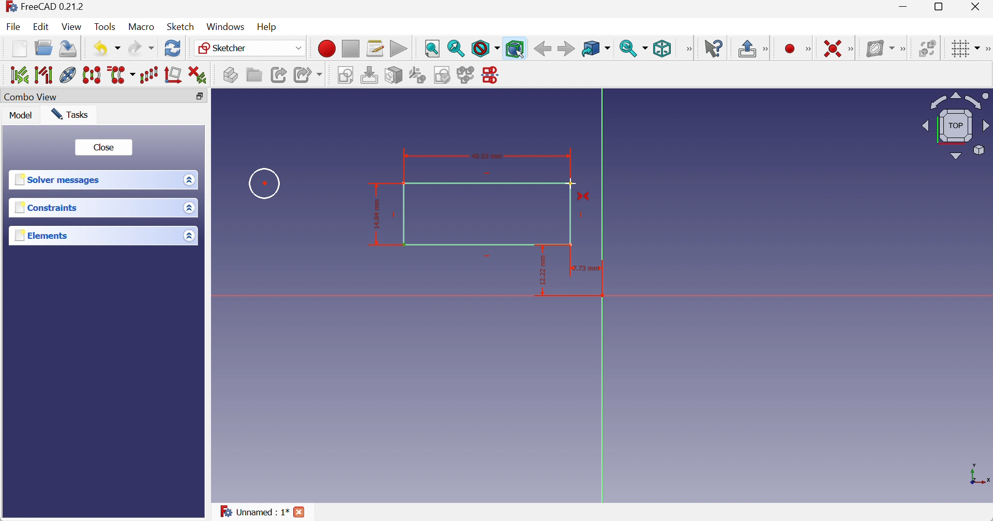  What do you see at coordinates (398, 49) in the screenshot?
I see `Execute macro` at bounding box center [398, 49].